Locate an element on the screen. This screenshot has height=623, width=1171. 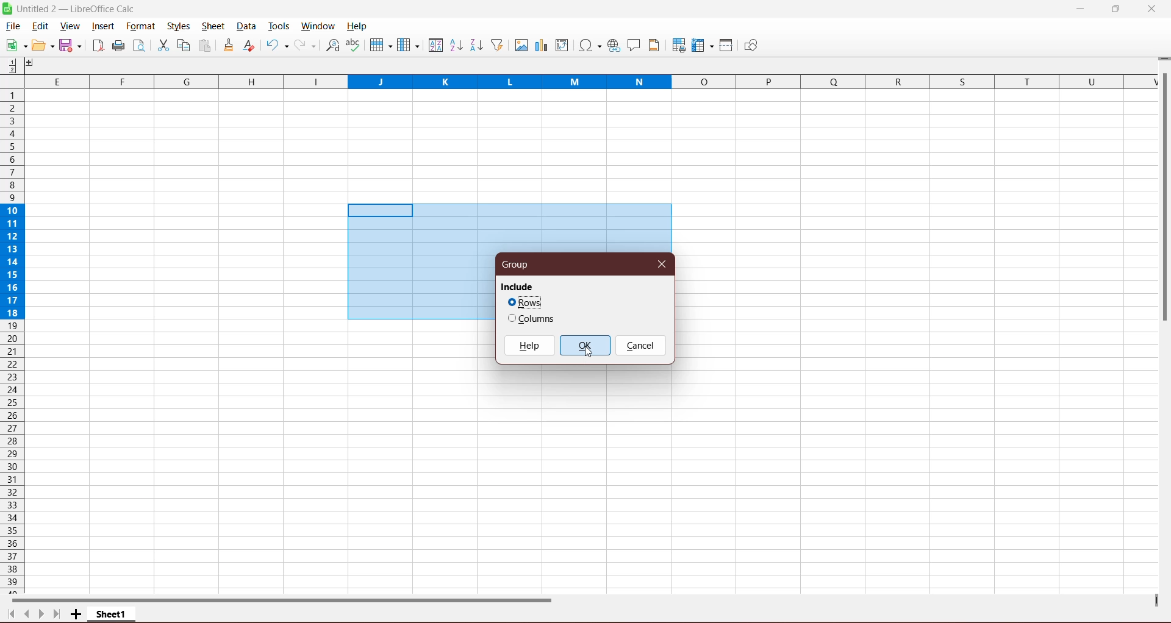
Sort Descending is located at coordinates (477, 45).